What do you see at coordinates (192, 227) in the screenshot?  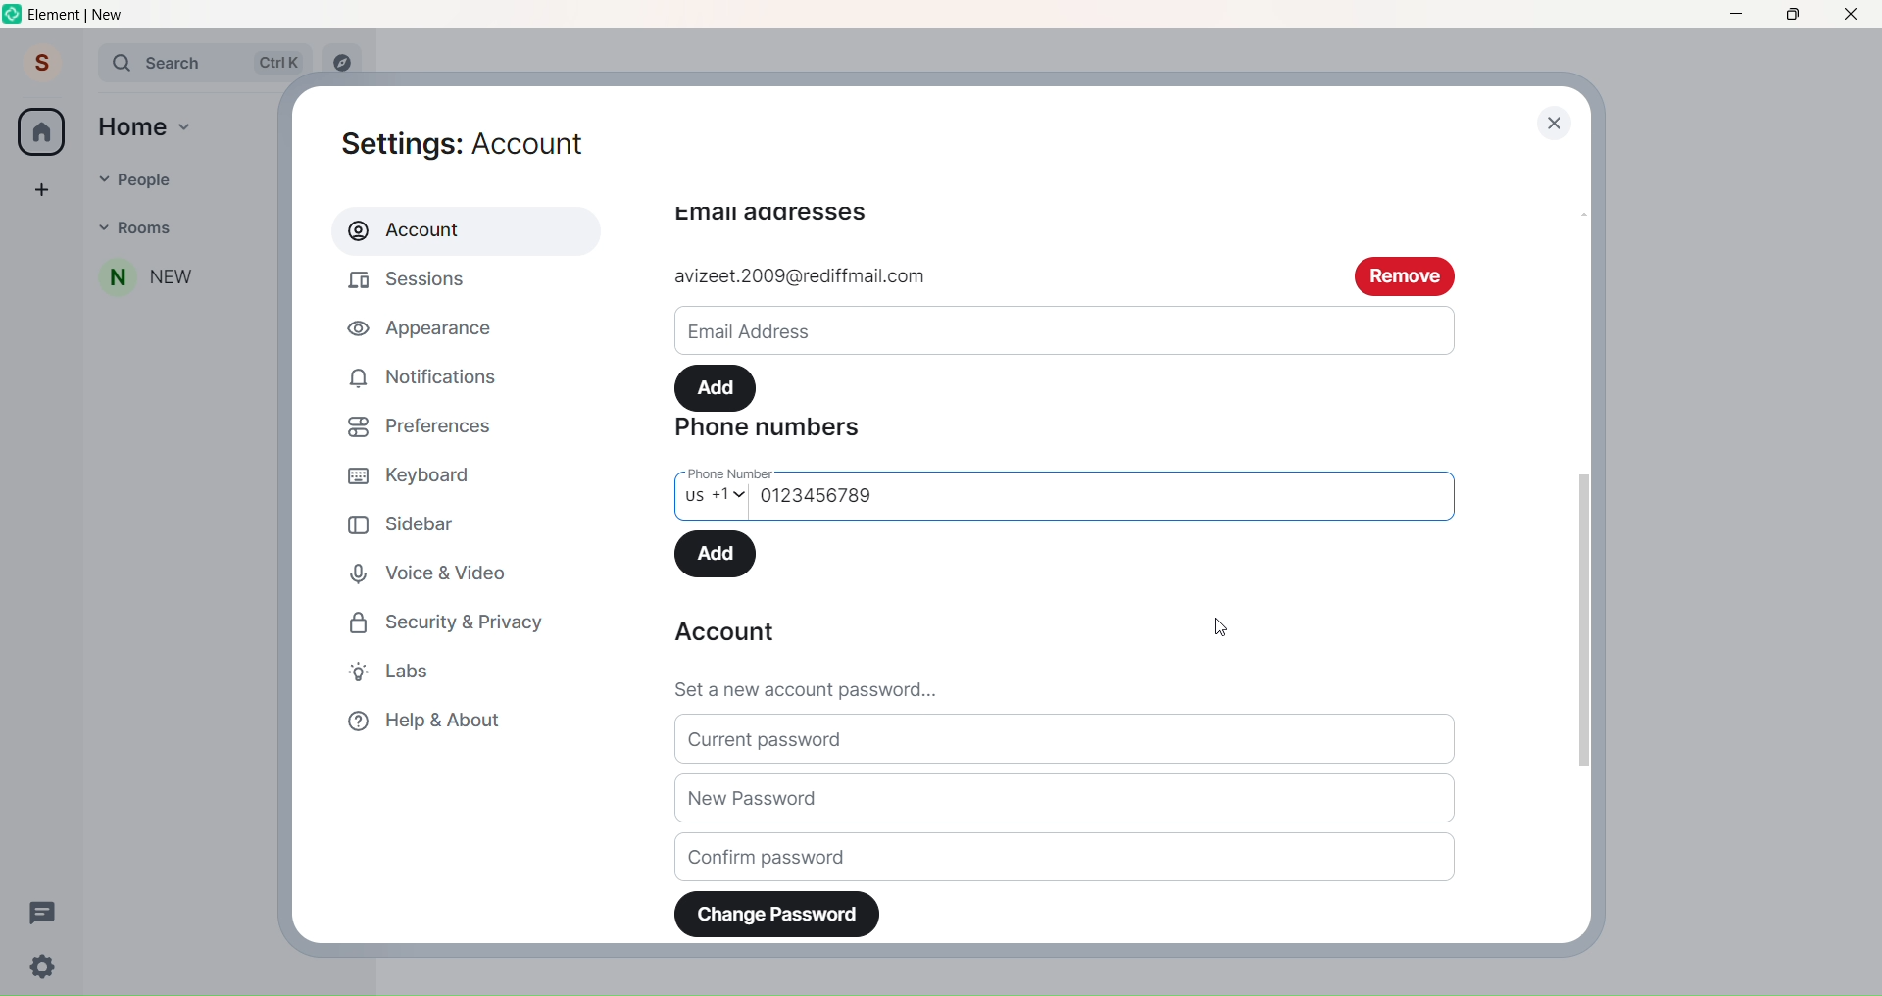 I see `Rooms` at bounding box center [192, 227].